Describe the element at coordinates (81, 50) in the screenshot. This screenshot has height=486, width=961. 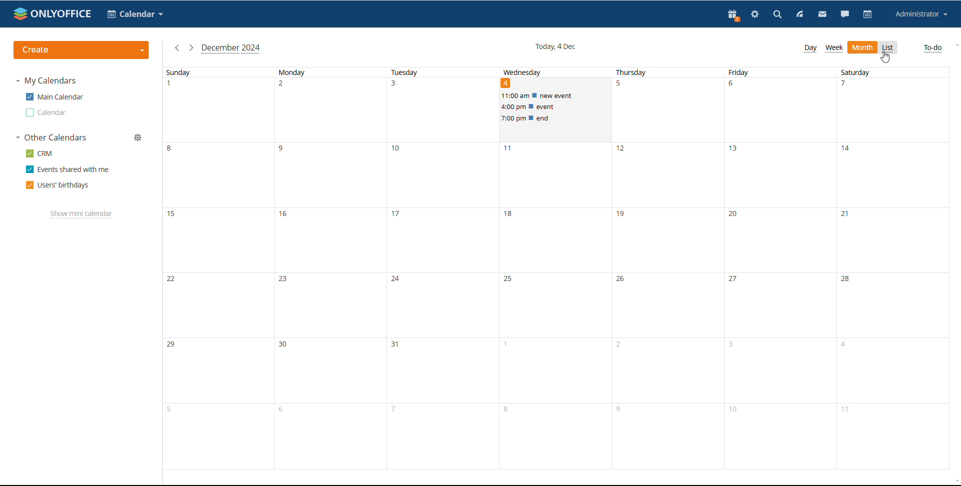
I see `create` at that location.